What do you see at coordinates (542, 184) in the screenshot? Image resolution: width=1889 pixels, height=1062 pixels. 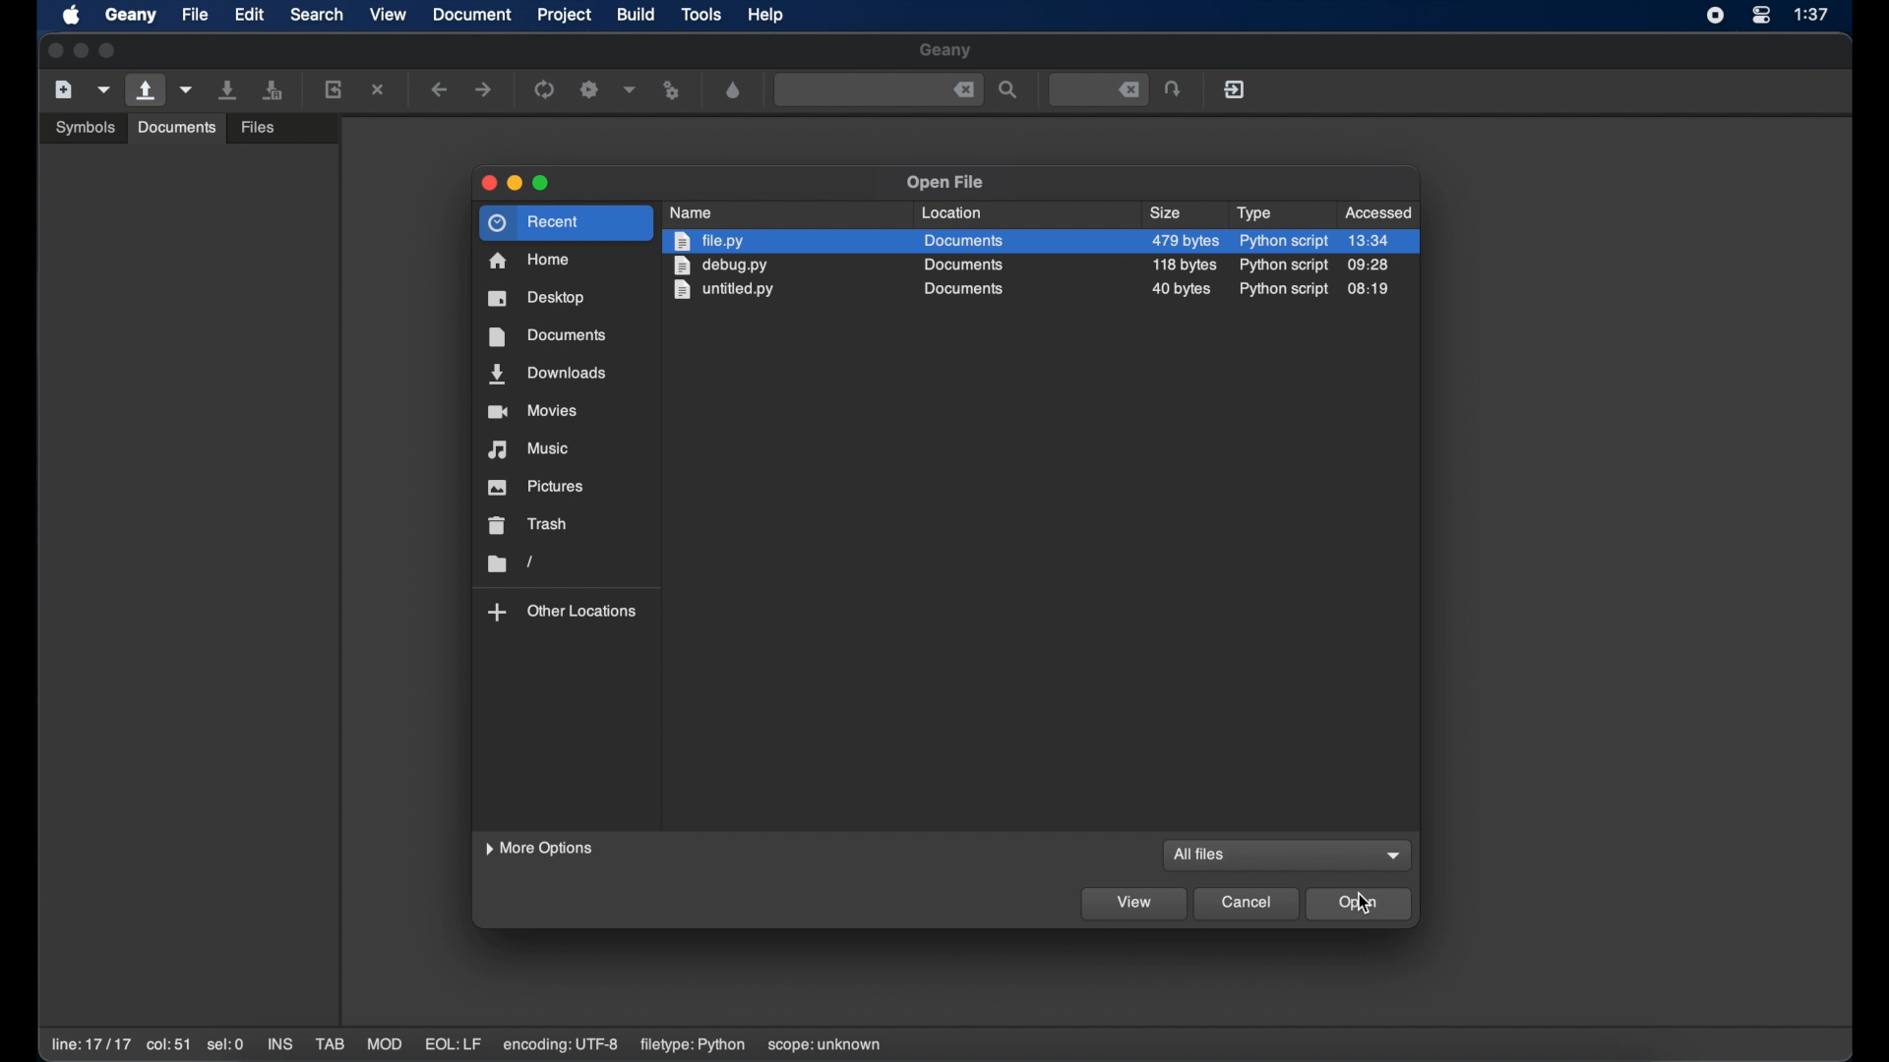 I see `maximize` at bounding box center [542, 184].